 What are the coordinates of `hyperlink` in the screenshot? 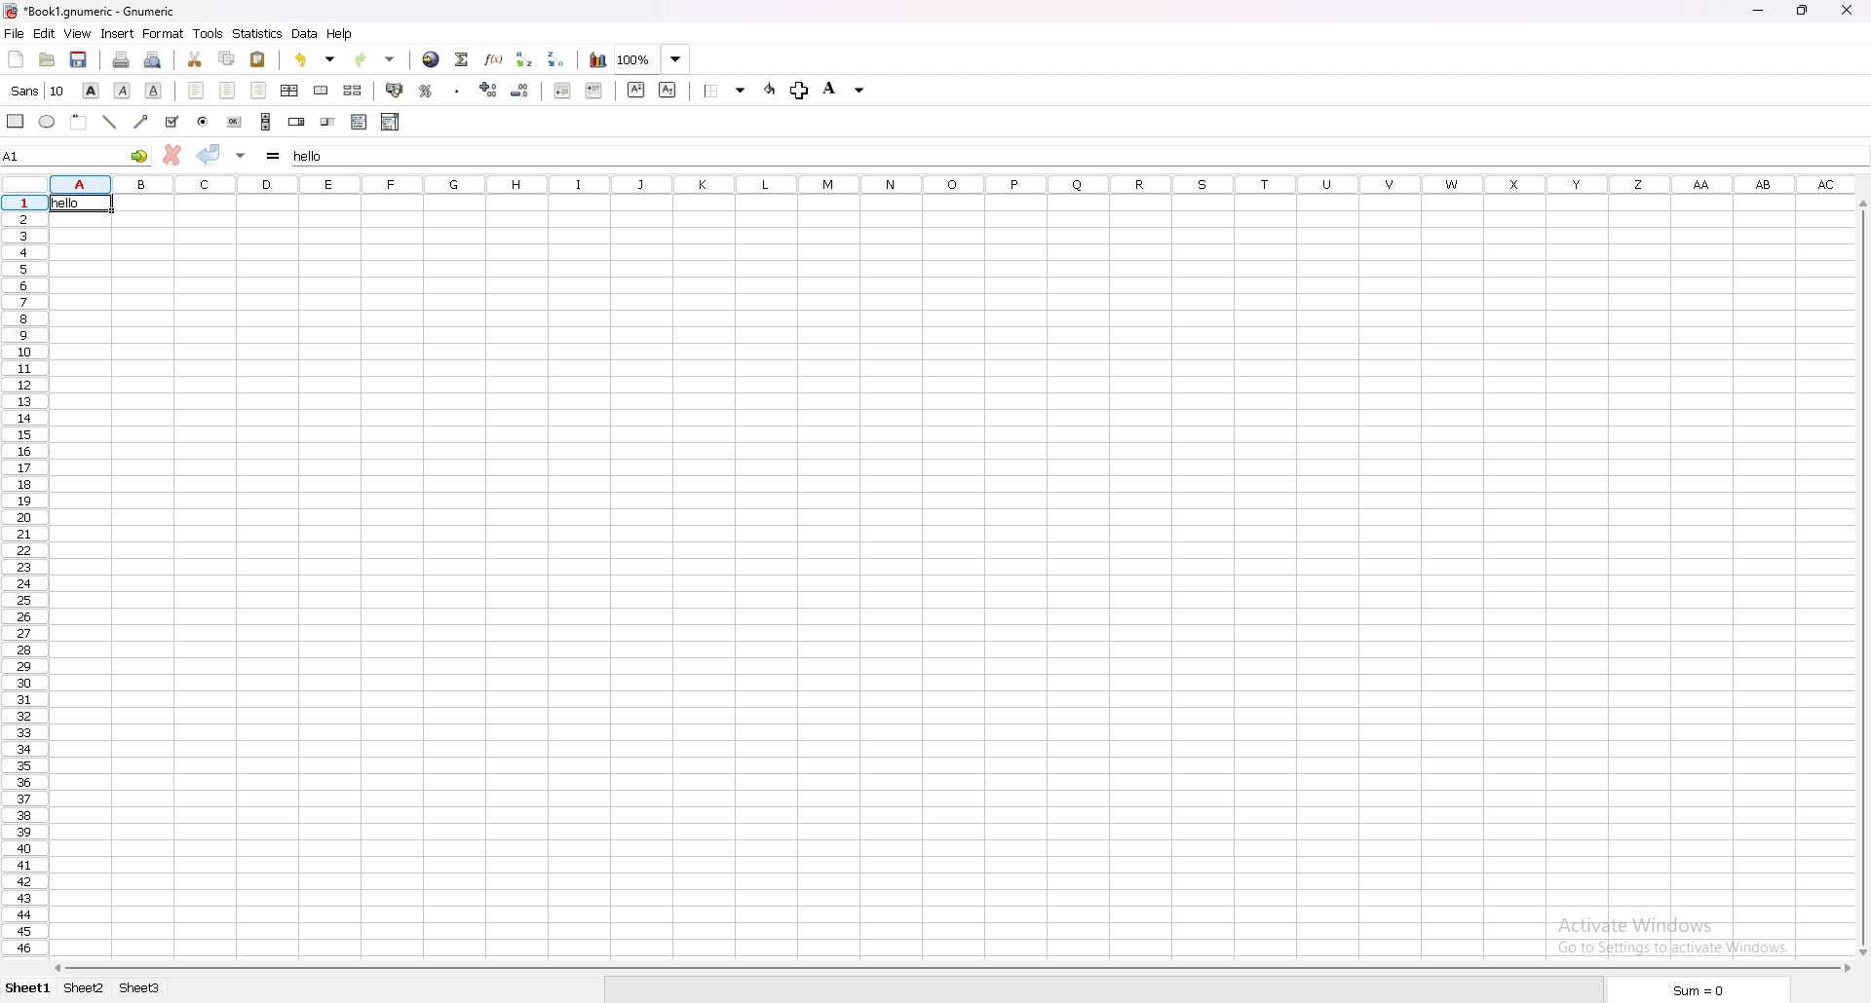 It's located at (433, 59).